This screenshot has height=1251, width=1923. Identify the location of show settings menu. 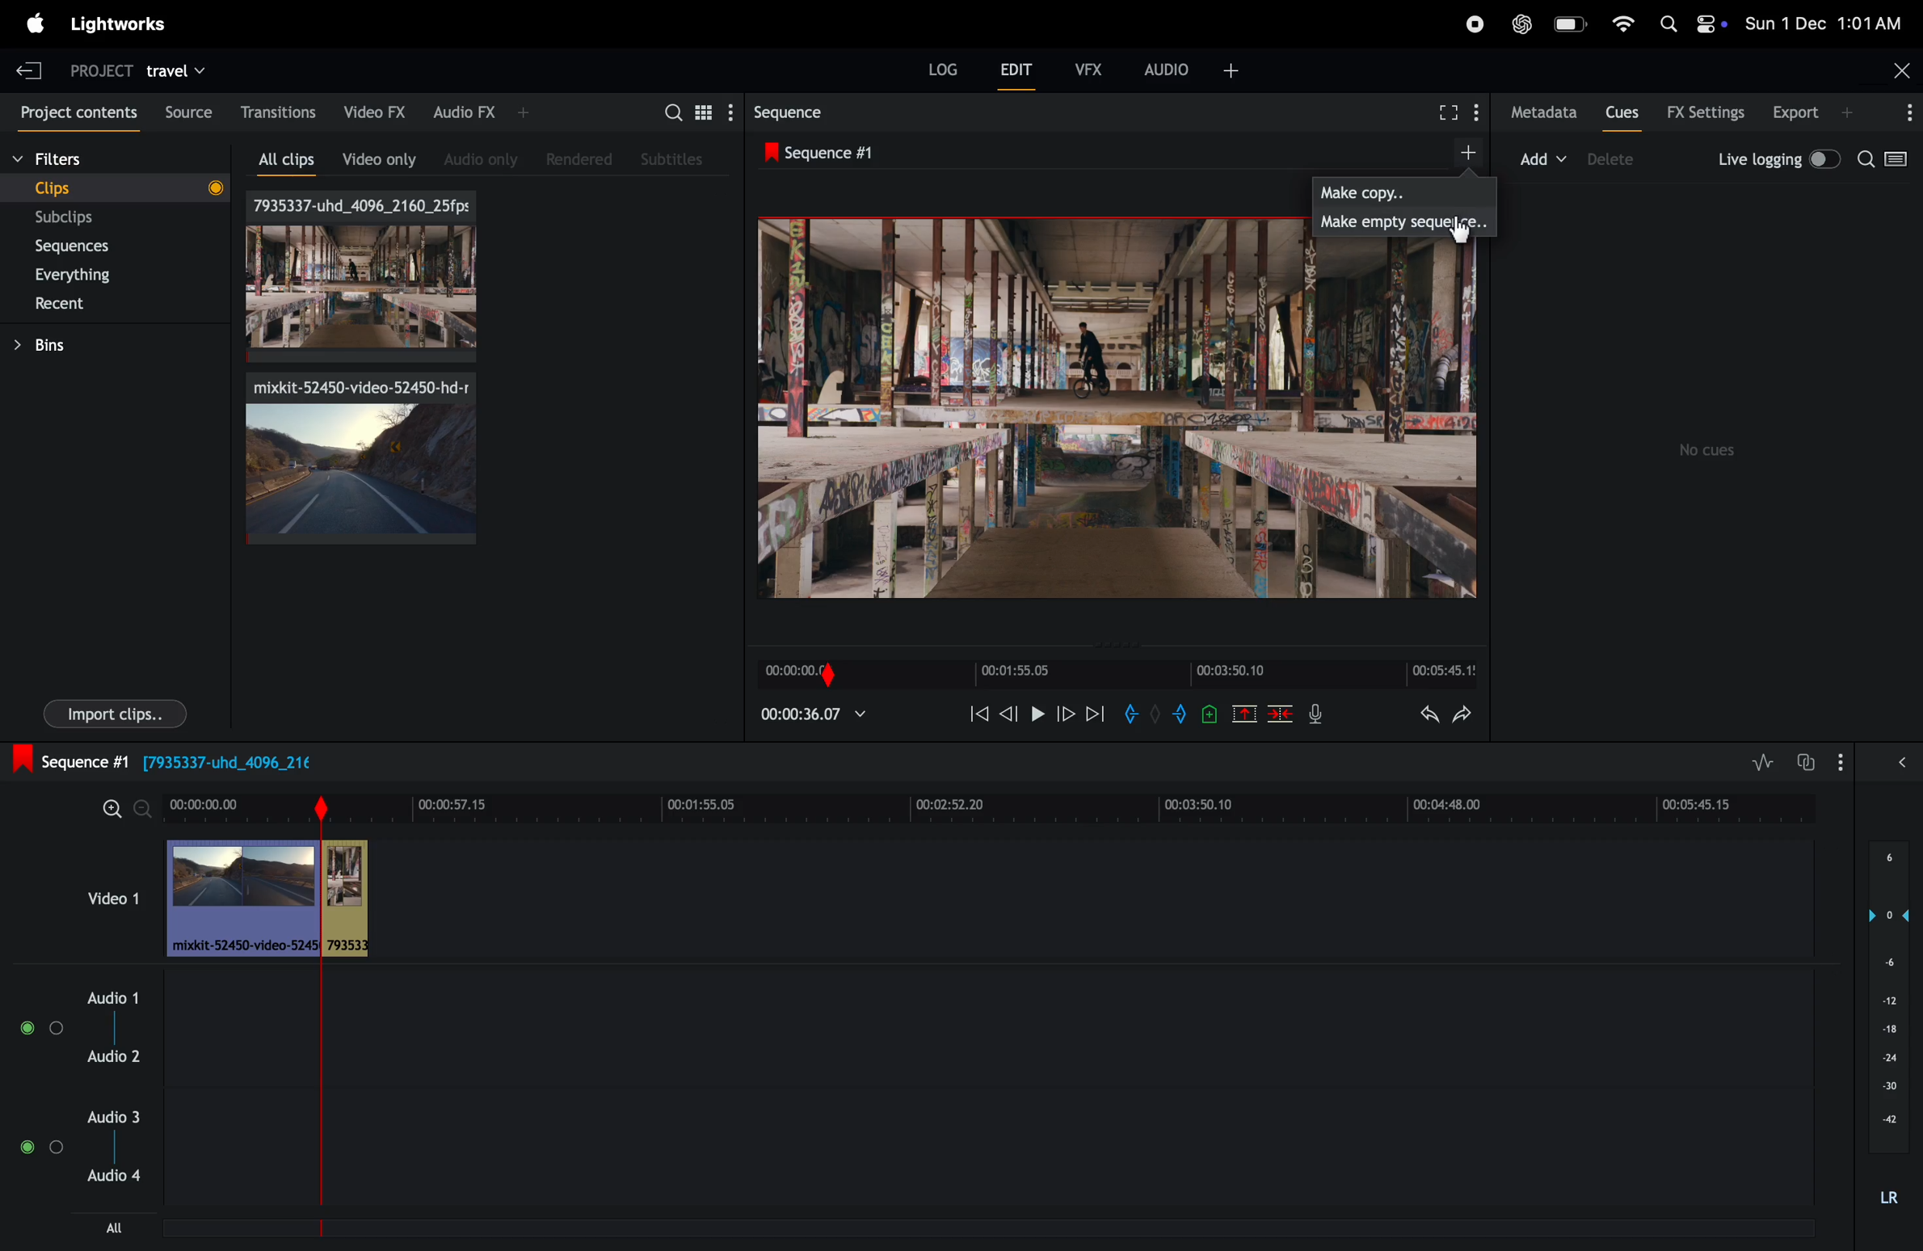
(729, 112).